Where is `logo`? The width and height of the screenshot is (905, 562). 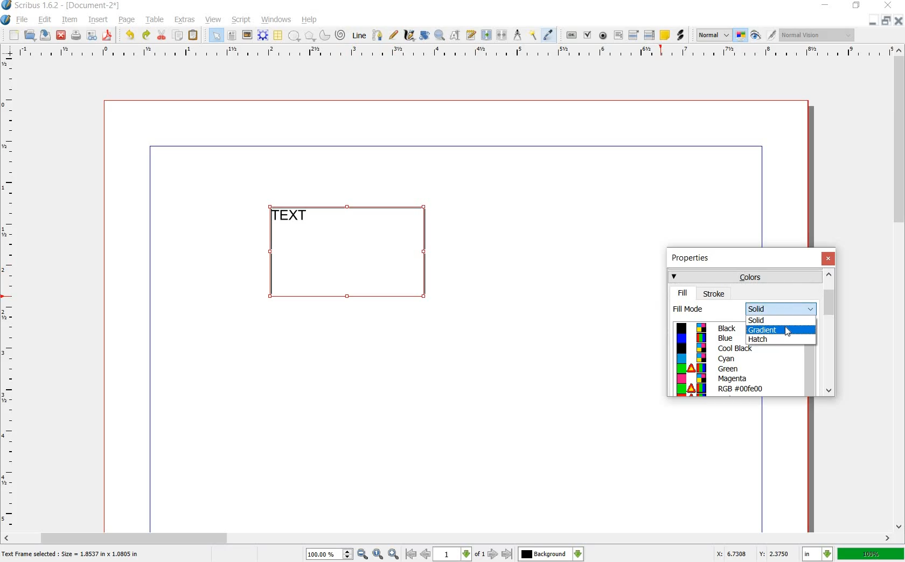
logo is located at coordinates (7, 6).